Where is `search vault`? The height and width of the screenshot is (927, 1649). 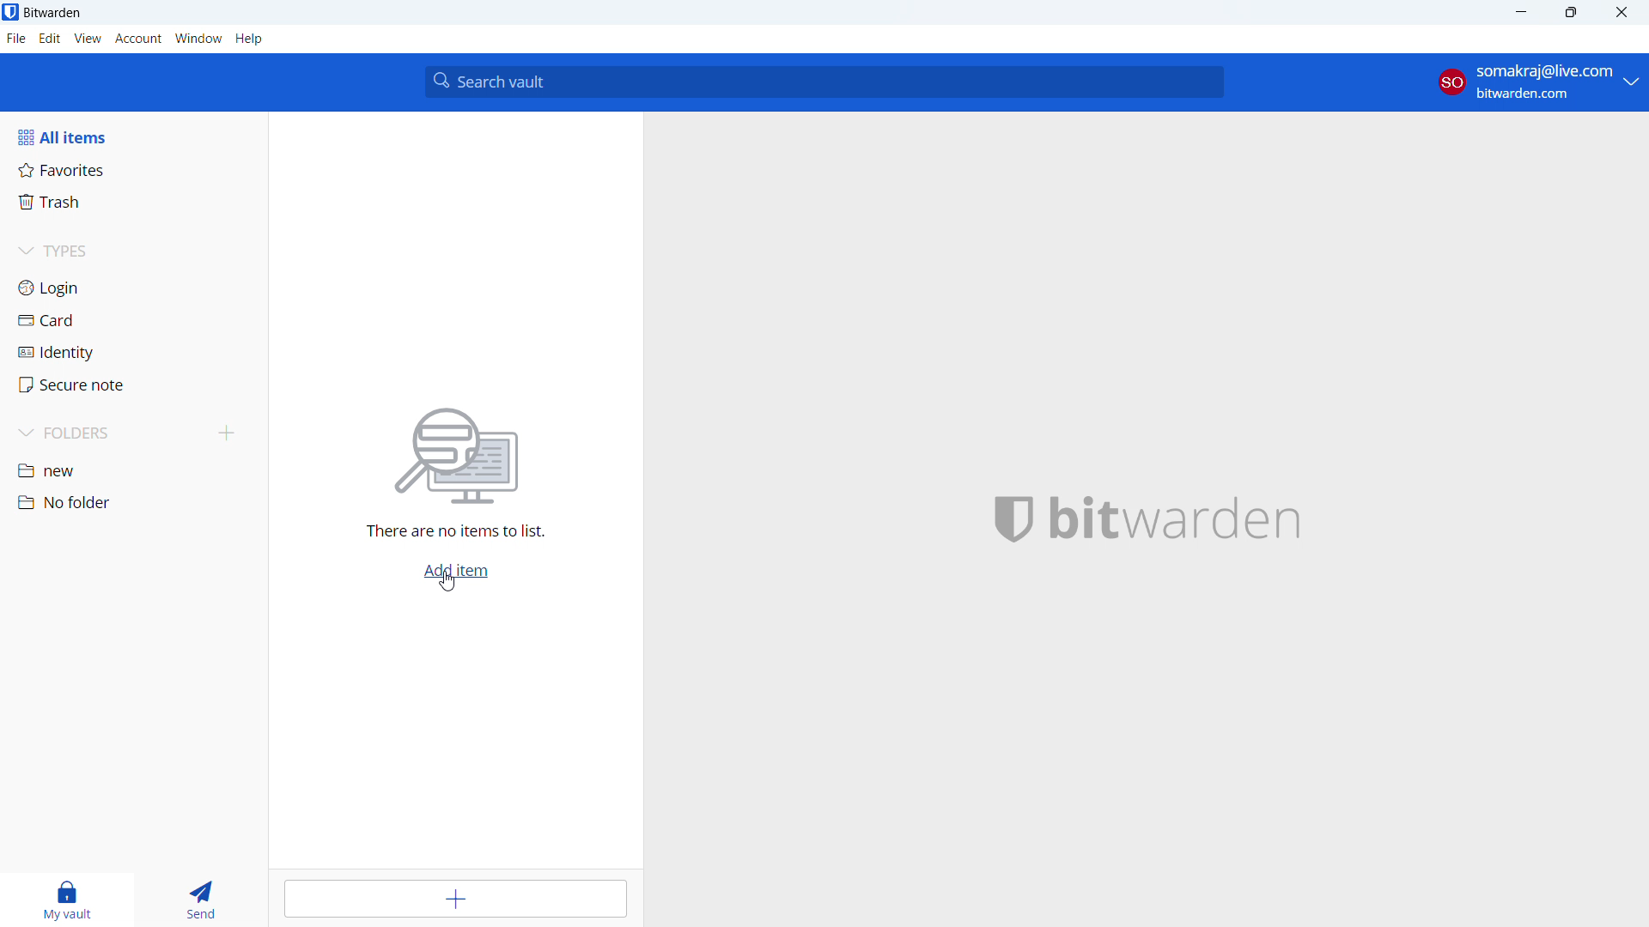
search vault is located at coordinates (824, 82).